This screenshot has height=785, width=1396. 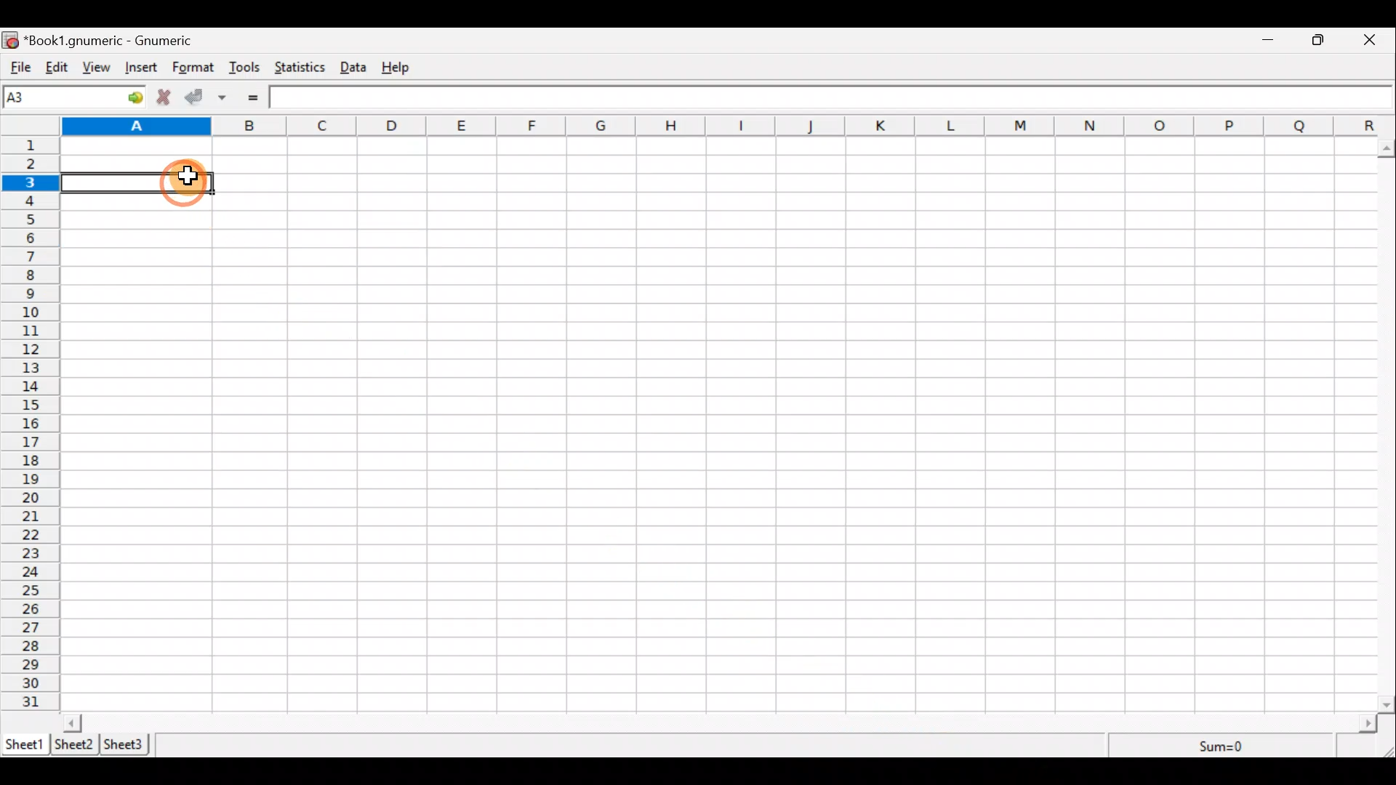 I want to click on Minimize, so click(x=1269, y=41).